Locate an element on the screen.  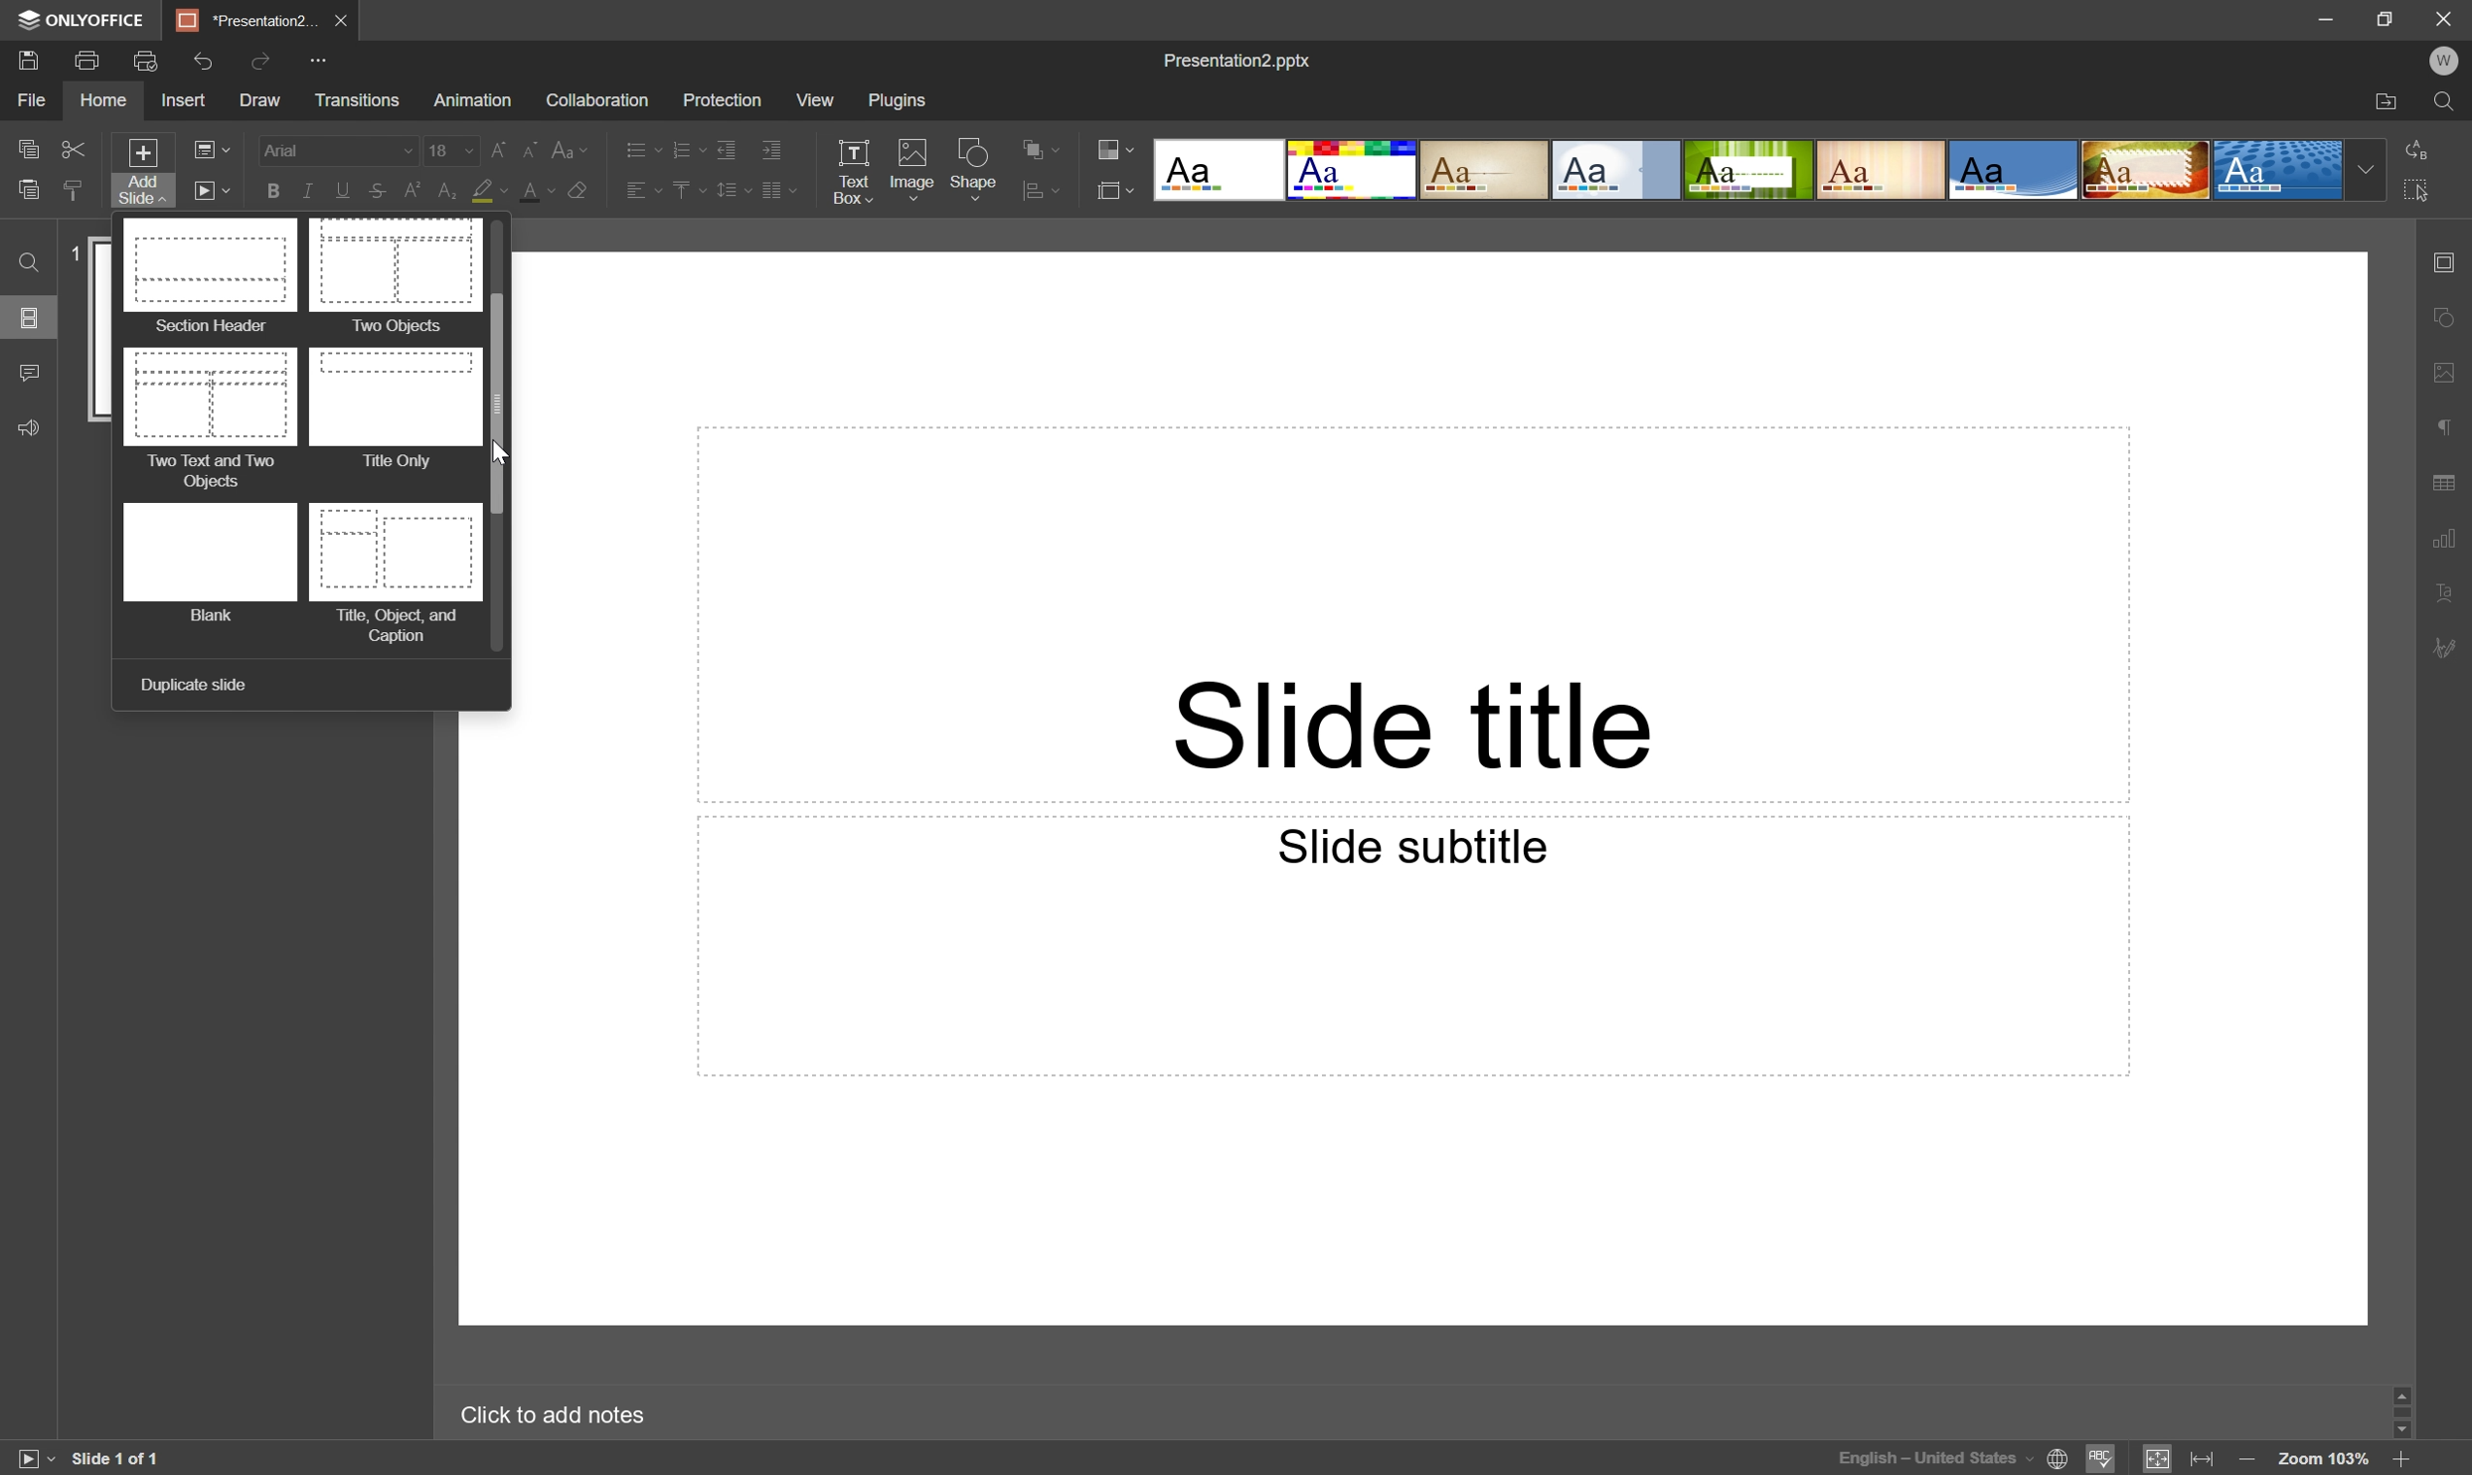
Increase indent is located at coordinates (774, 147).